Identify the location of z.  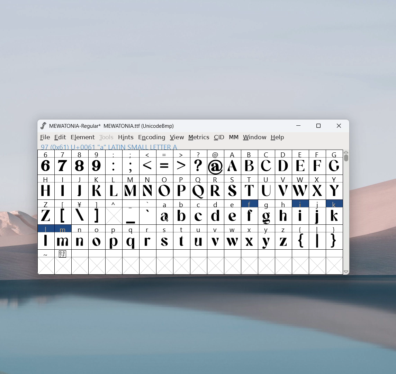
(283, 237).